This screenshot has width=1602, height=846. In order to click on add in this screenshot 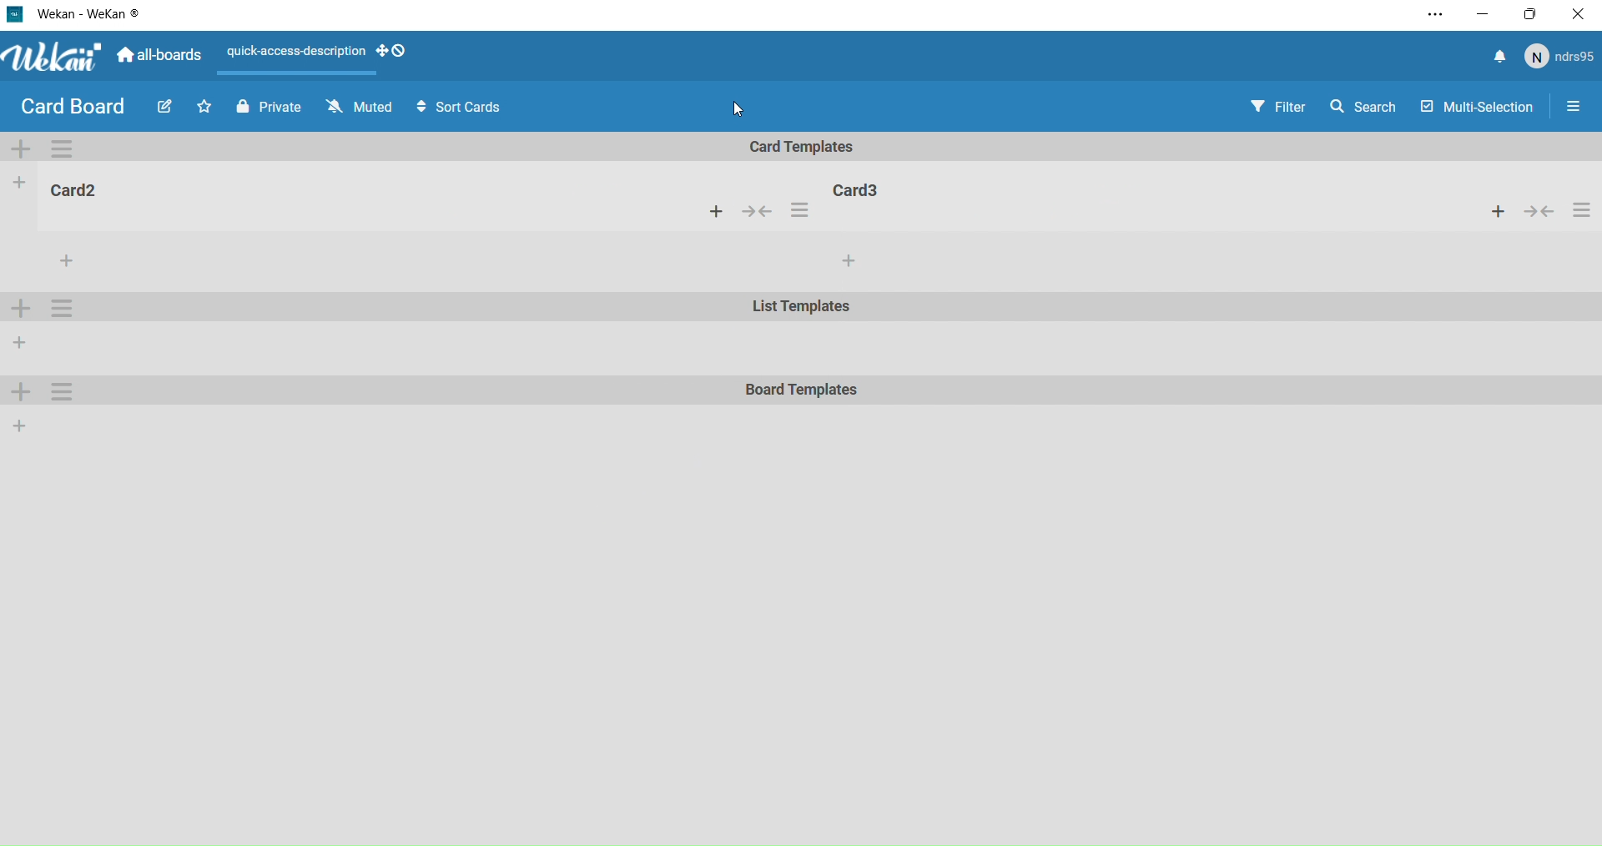, I will do `click(17, 184)`.